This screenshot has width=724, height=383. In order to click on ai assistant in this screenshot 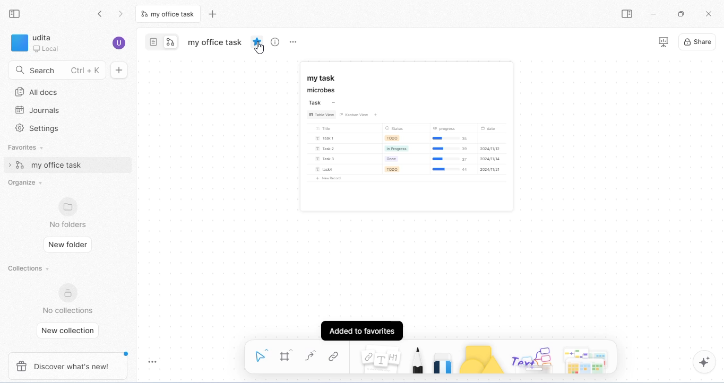, I will do `click(704, 362)`.